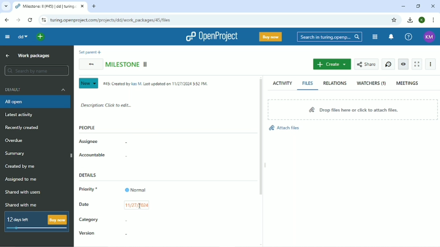 The width and height of the screenshot is (440, 247). What do you see at coordinates (21, 180) in the screenshot?
I see `Assigned to me` at bounding box center [21, 180].